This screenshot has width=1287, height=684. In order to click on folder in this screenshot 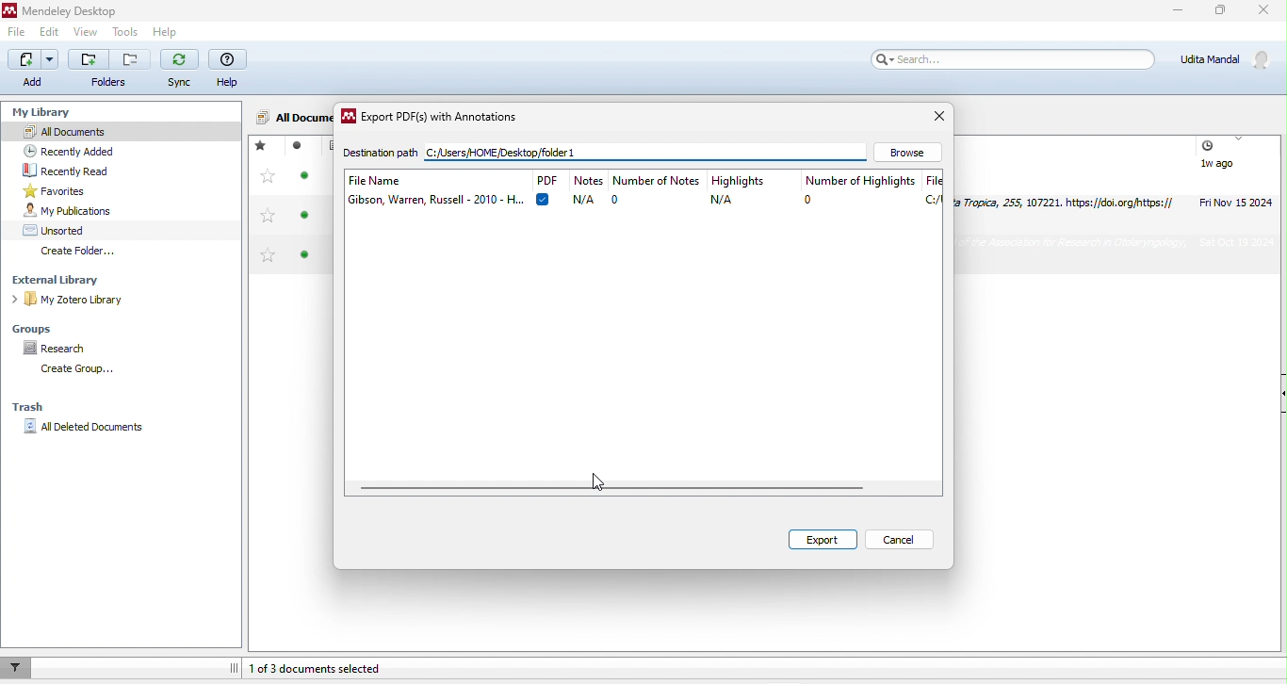, I will do `click(110, 69)`.